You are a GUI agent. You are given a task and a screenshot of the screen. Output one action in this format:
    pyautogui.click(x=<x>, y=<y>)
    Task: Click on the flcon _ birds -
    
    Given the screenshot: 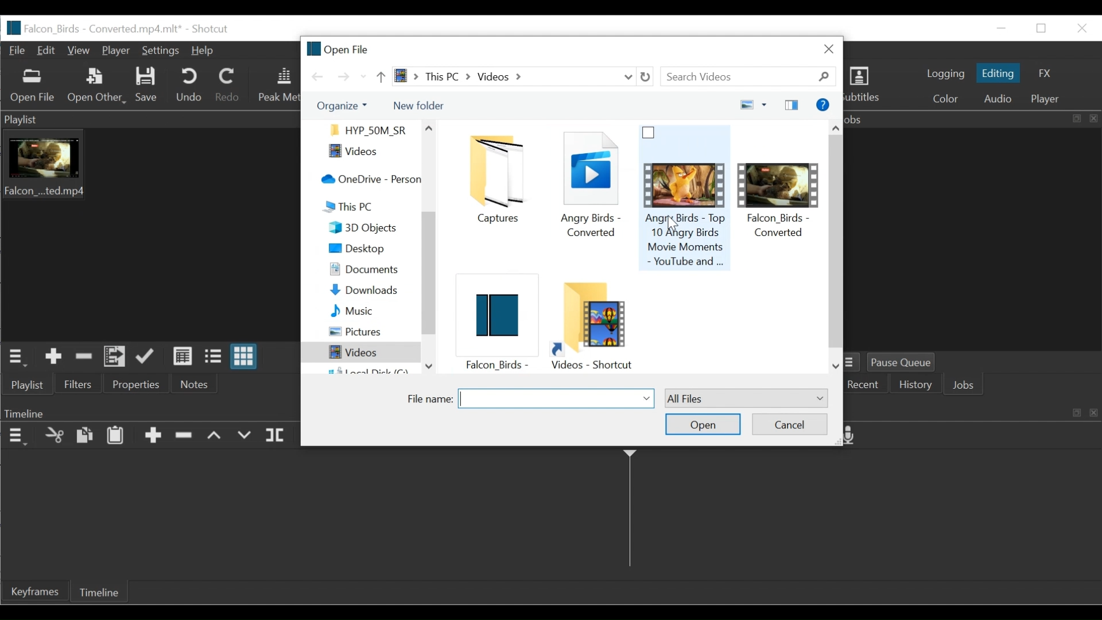 What is the action you would take?
    pyautogui.click(x=494, y=325)
    